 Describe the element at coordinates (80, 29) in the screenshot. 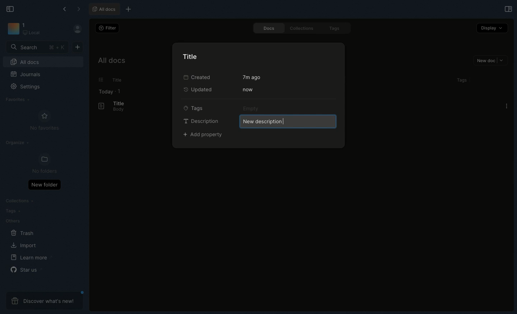

I see `User` at that location.